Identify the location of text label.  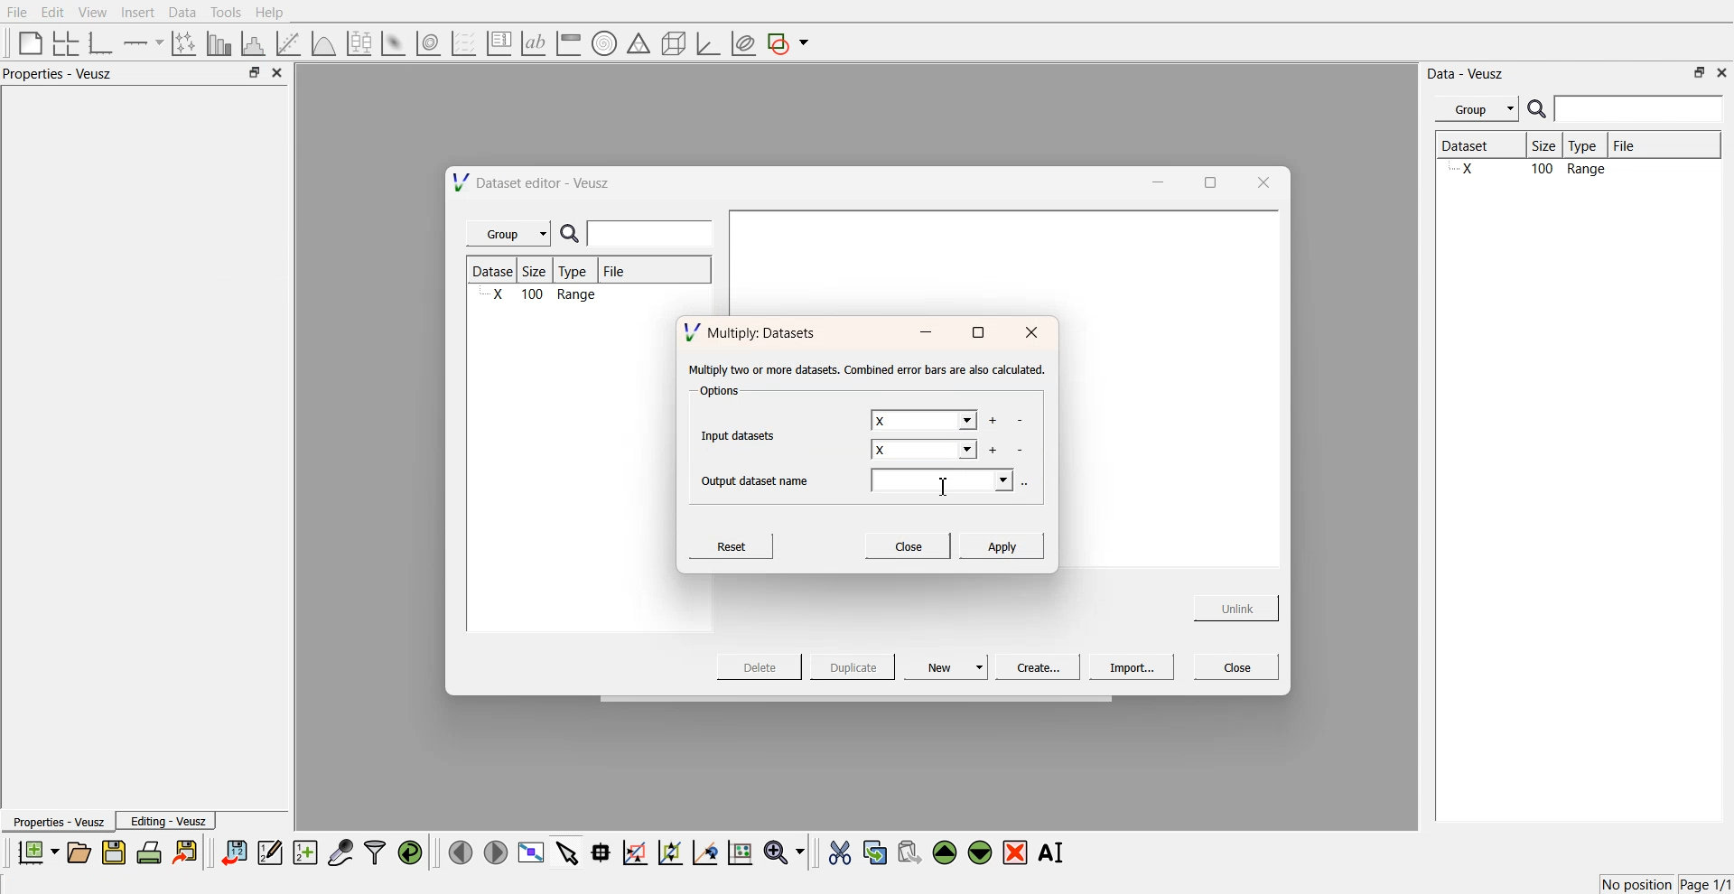
(531, 43).